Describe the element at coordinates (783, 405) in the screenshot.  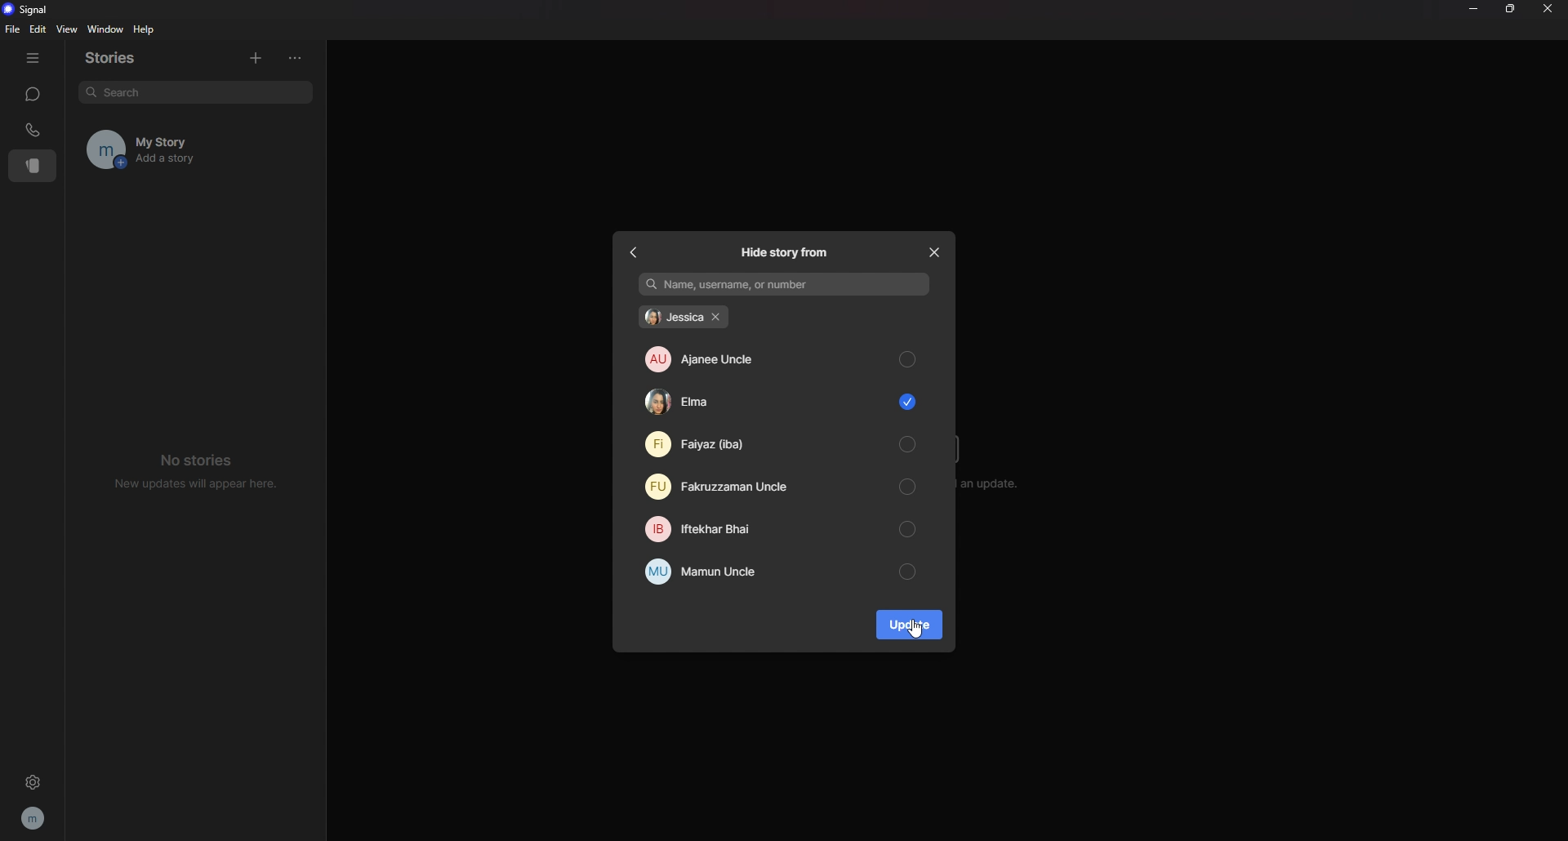
I see `elma` at that location.